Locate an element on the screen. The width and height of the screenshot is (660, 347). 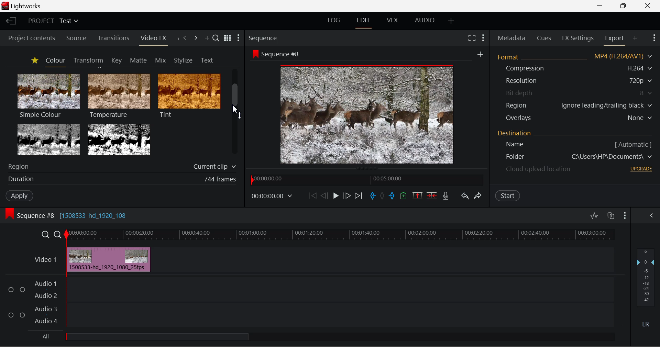
AUDIO Layout is located at coordinates (425, 20).